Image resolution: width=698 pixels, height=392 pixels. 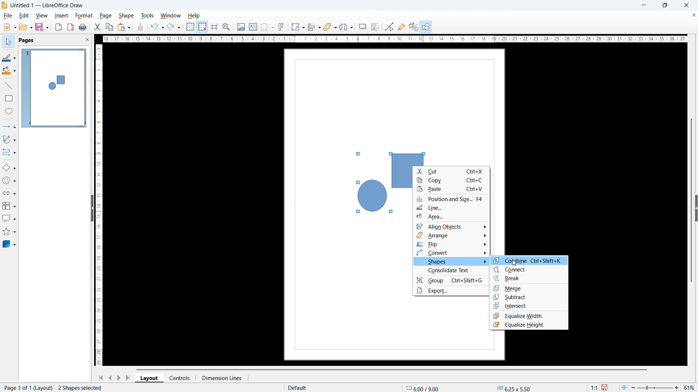 What do you see at coordinates (84, 27) in the screenshot?
I see `print` at bounding box center [84, 27].